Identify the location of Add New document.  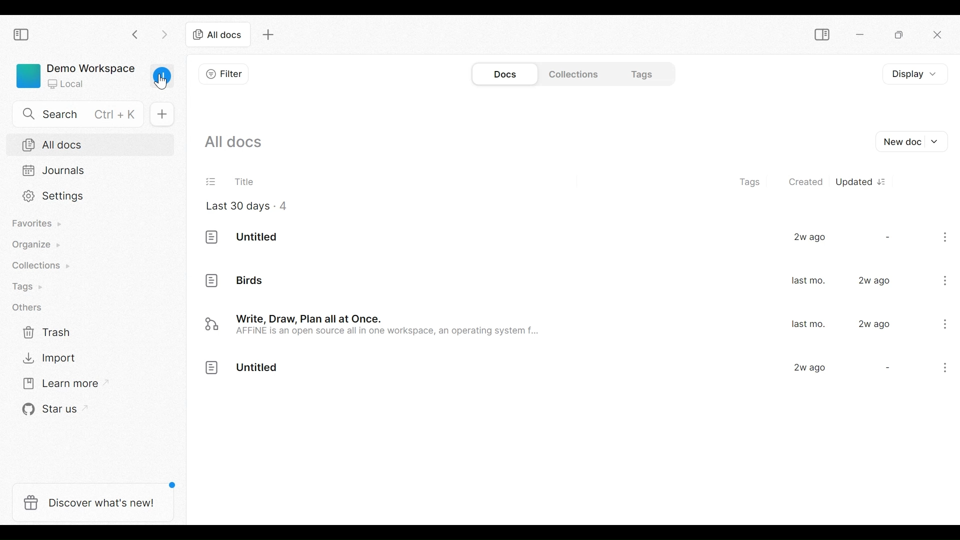
(913, 141).